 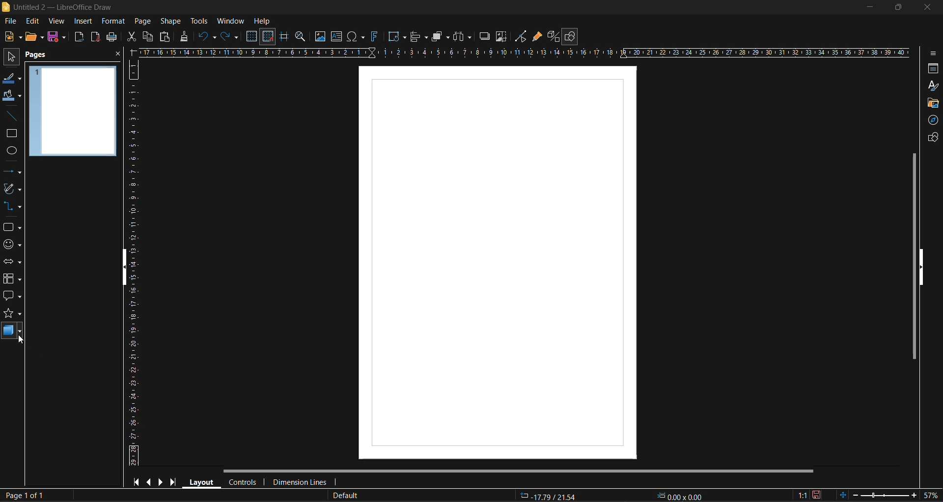 What do you see at coordinates (162, 482) in the screenshot?
I see `next` at bounding box center [162, 482].